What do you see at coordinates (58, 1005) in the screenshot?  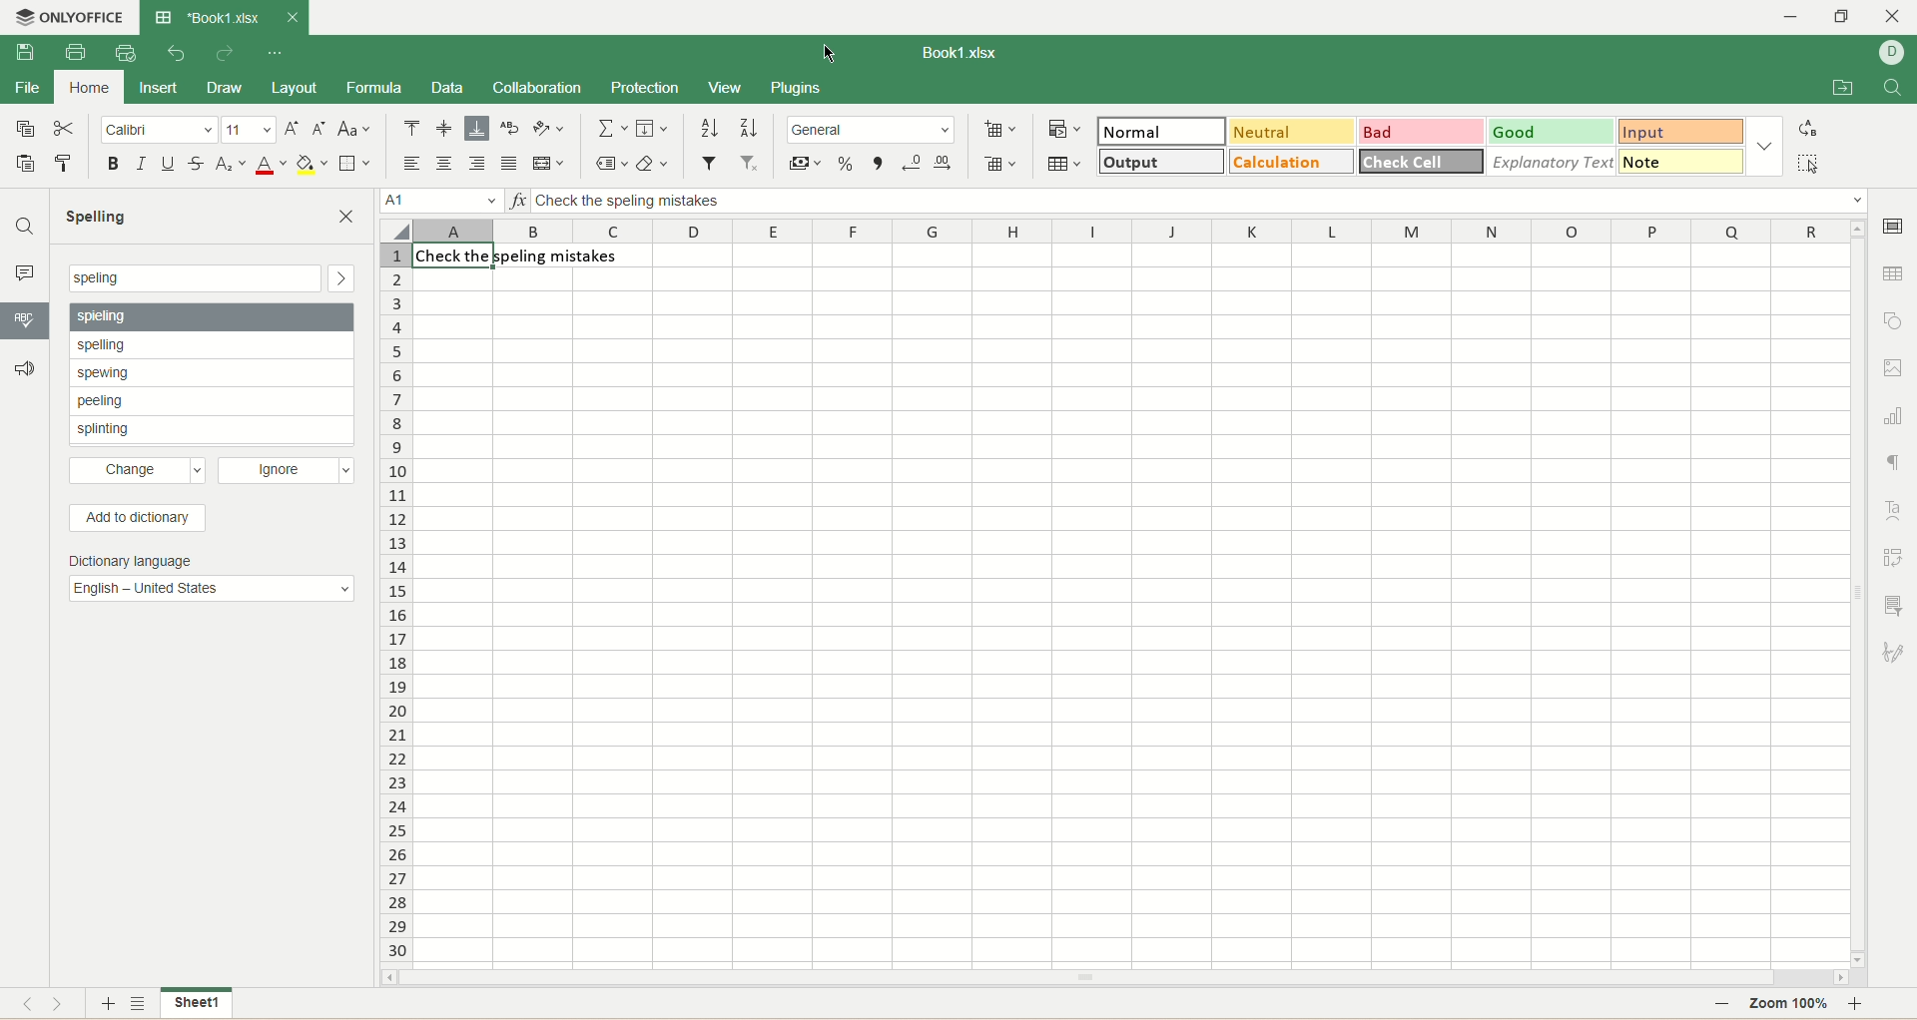 I see `next` at bounding box center [58, 1005].